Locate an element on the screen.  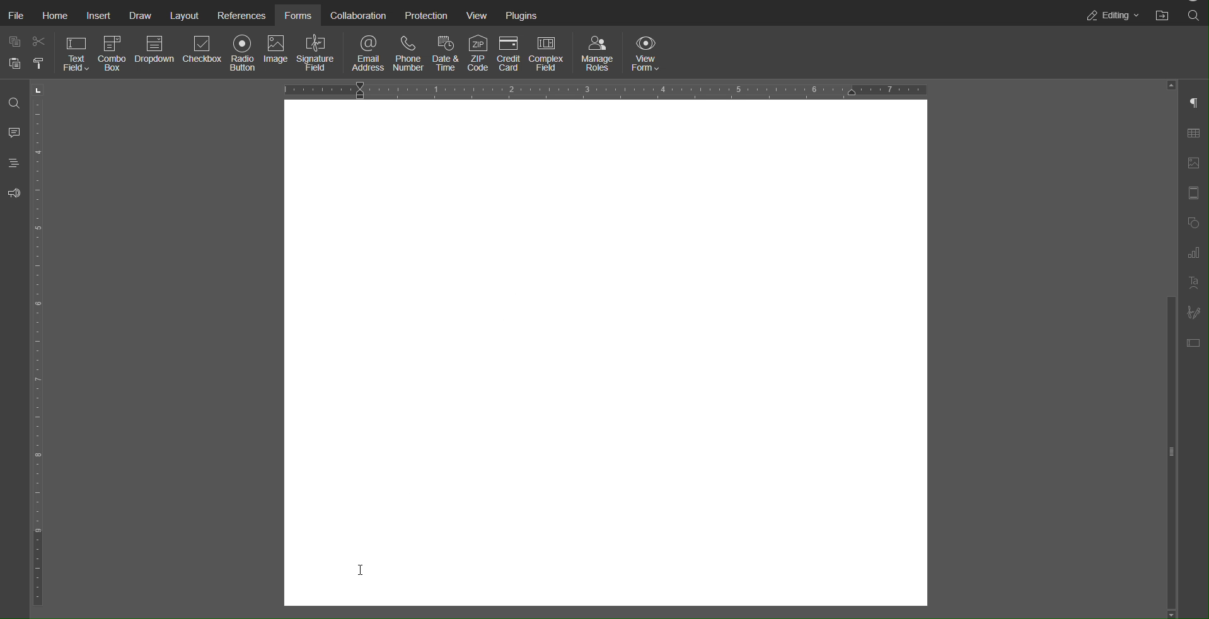
Search is located at coordinates (1195, 16).